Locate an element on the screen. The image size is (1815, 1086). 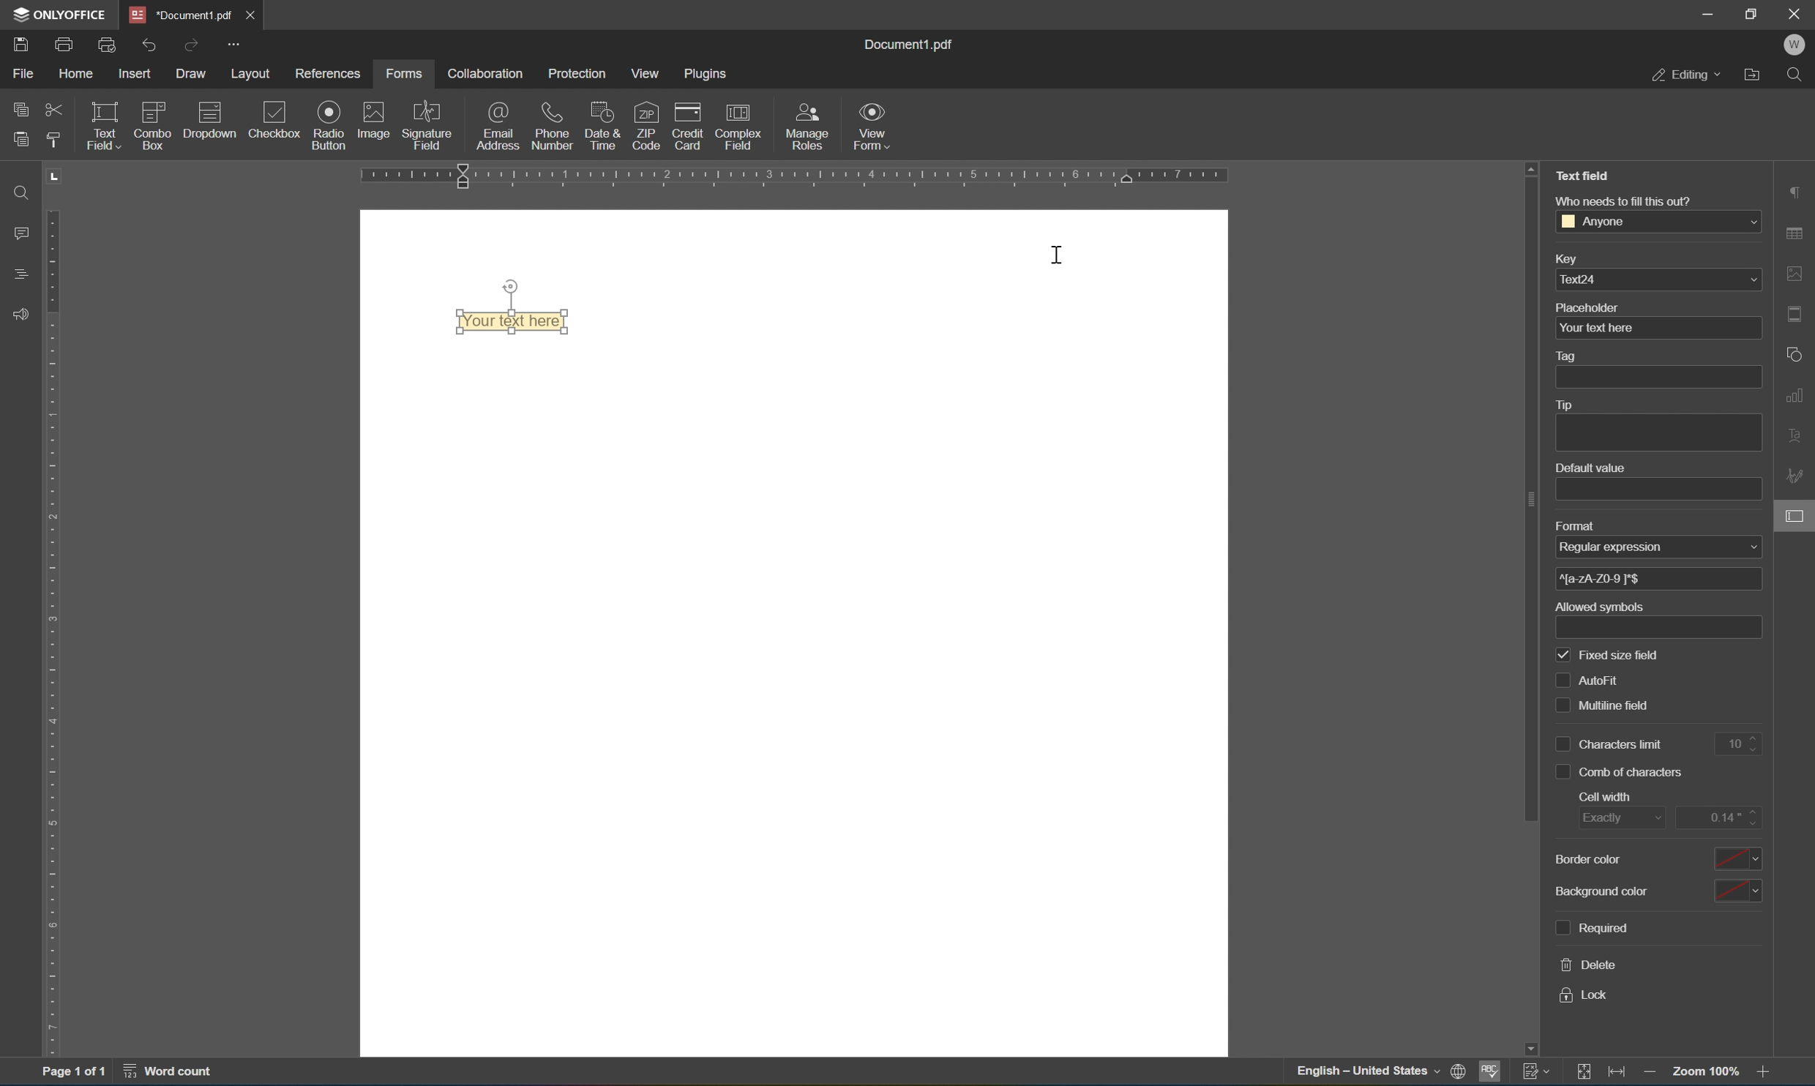
open file location is located at coordinates (1756, 73).